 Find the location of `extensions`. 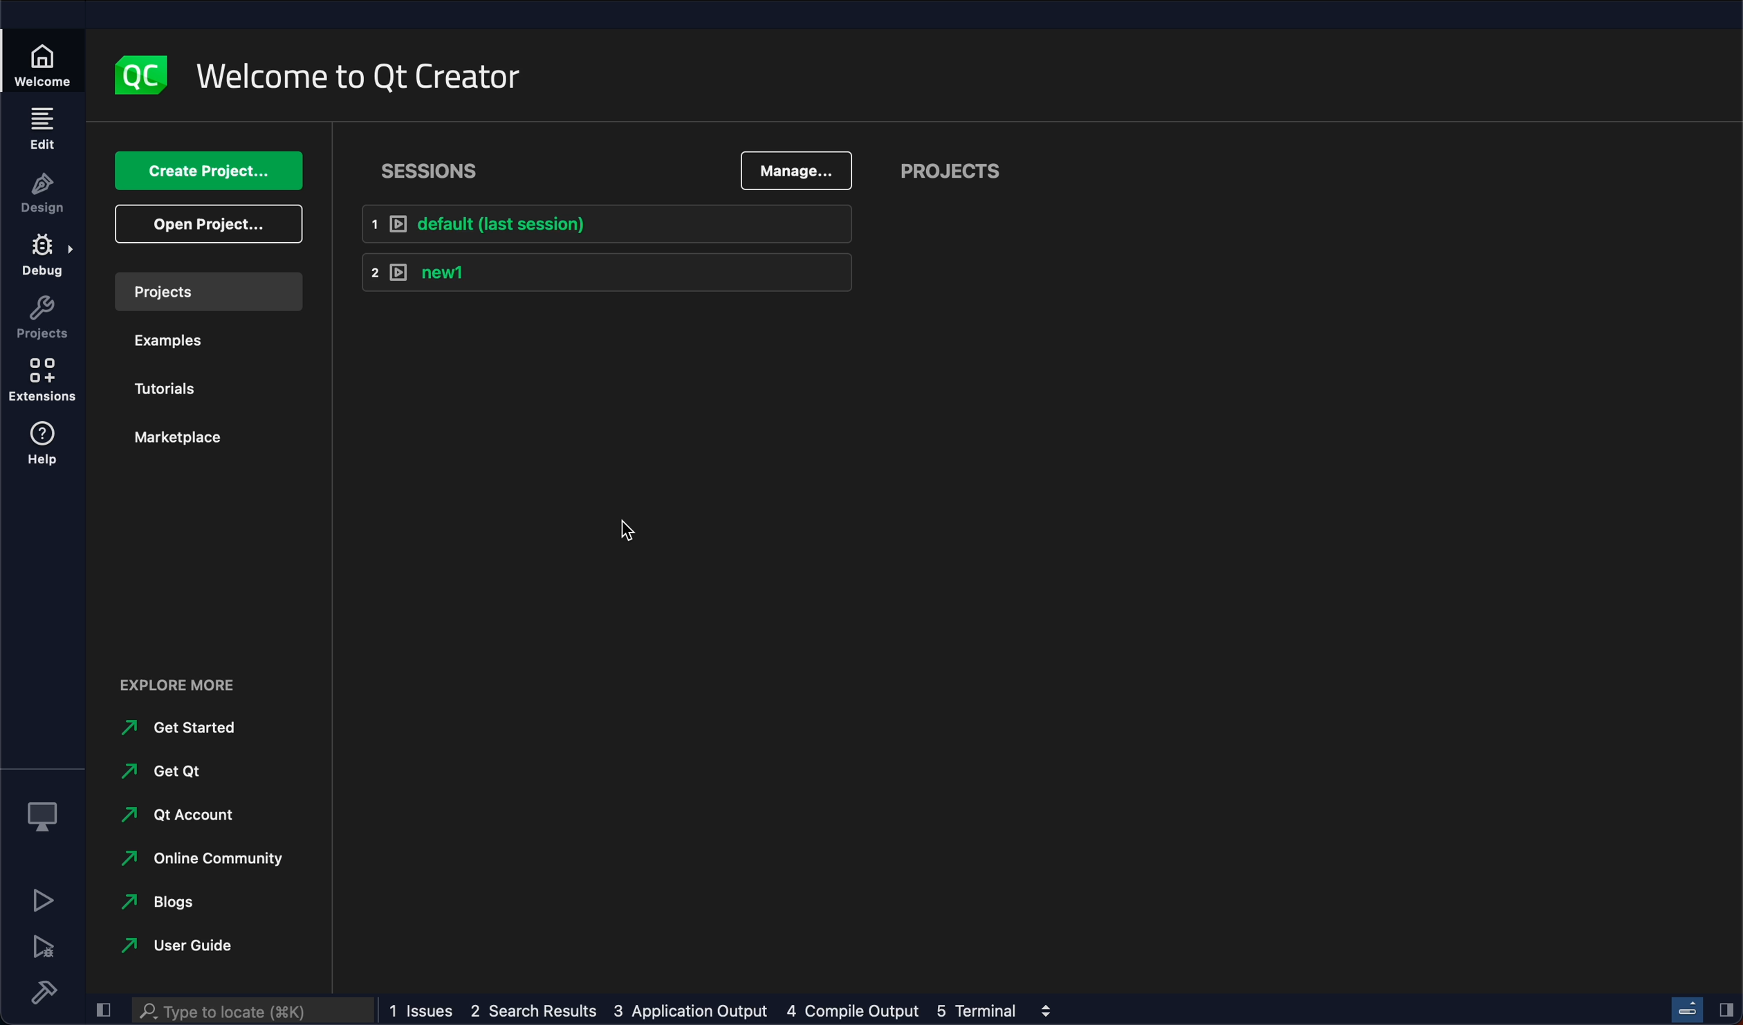

extensions is located at coordinates (43, 382).